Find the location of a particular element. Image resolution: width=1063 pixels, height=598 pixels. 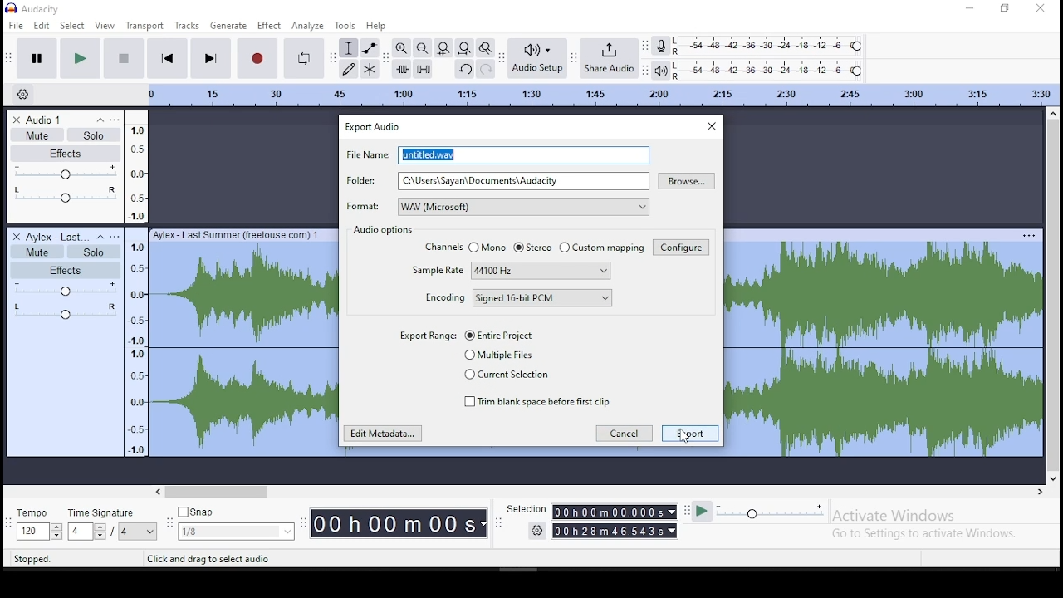

play is located at coordinates (81, 60).